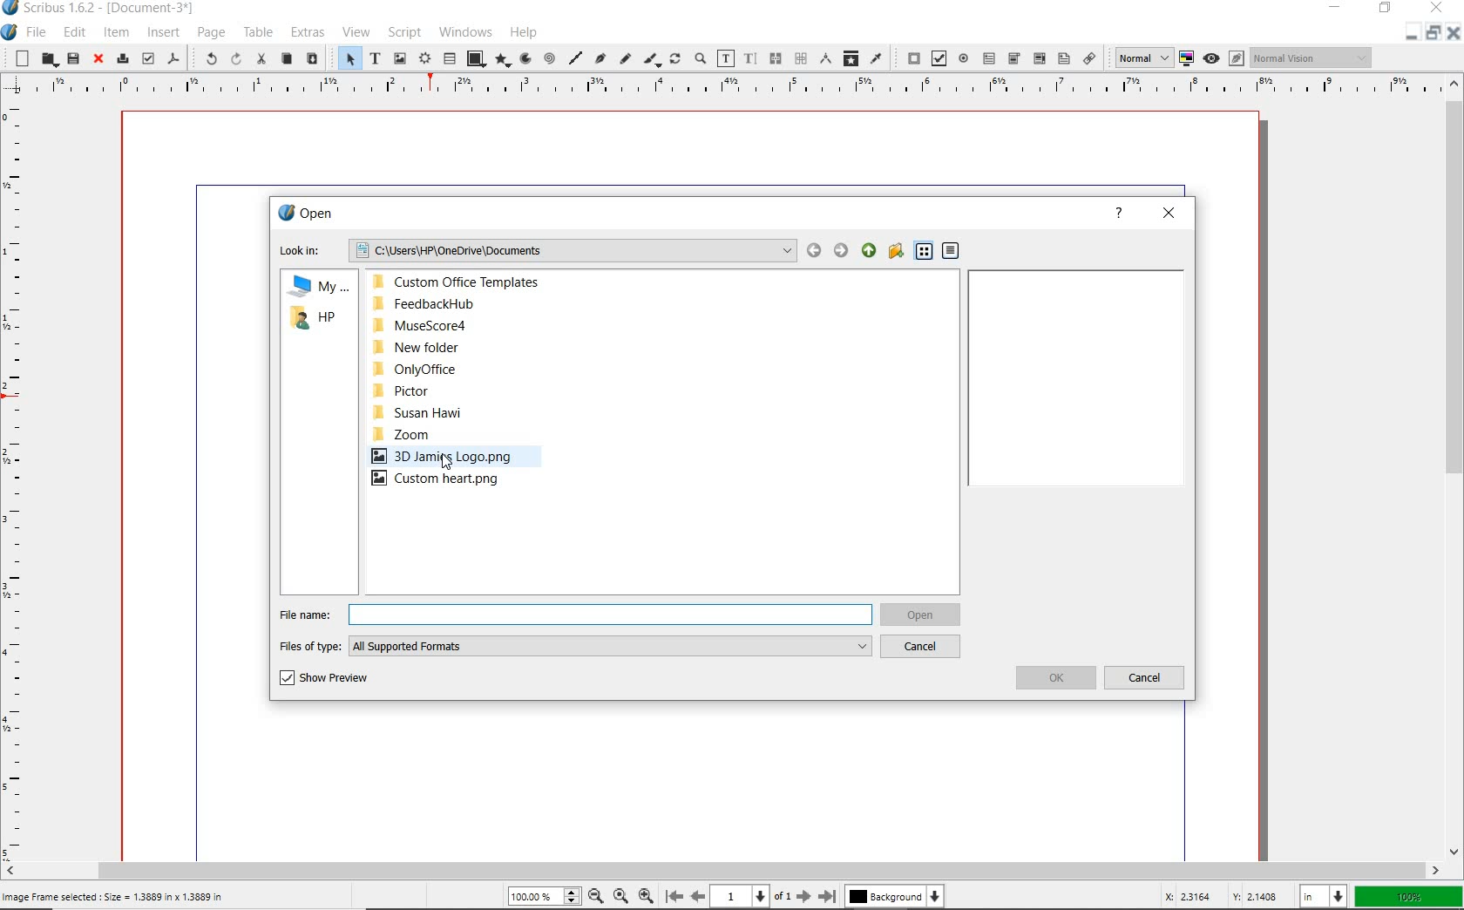 This screenshot has width=1464, height=910. Describe the element at coordinates (621, 898) in the screenshot. I see `zoom to` at that location.